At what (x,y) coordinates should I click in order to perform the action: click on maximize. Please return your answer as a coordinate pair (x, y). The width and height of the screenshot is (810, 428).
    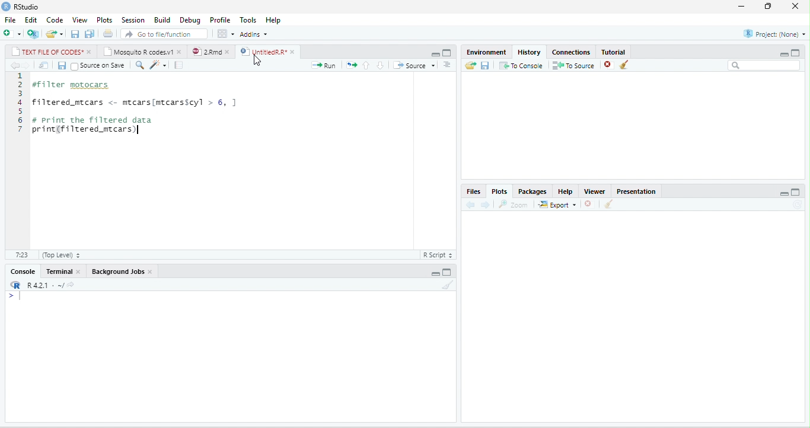
    Looking at the image, I should click on (795, 53).